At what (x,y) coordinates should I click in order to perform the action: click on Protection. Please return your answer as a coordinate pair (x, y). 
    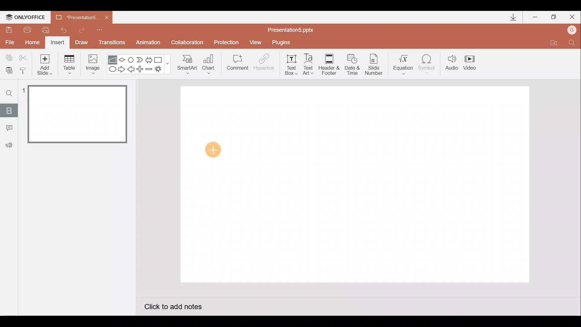
    Looking at the image, I should click on (228, 42).